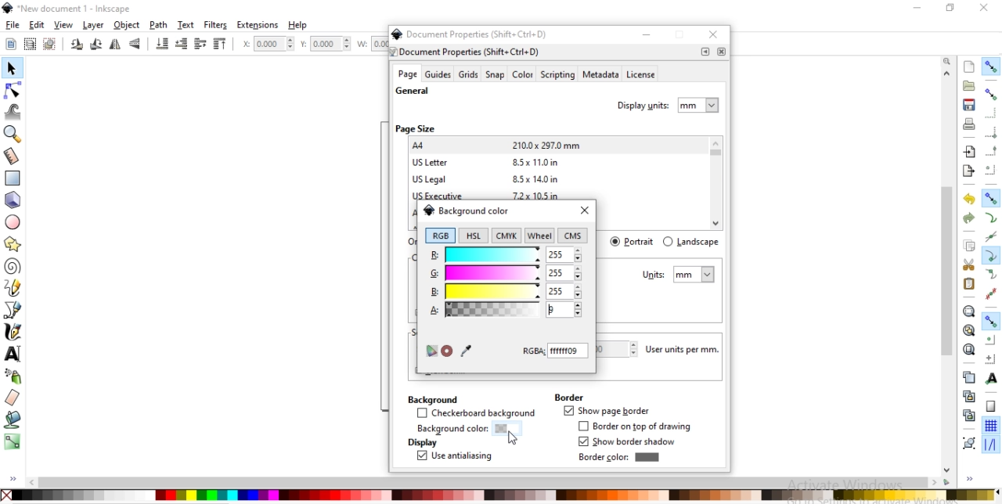 The width and height of the screenshot is (1002, 504). I want to click on vertical coordinate of selection, so click(327, 44).